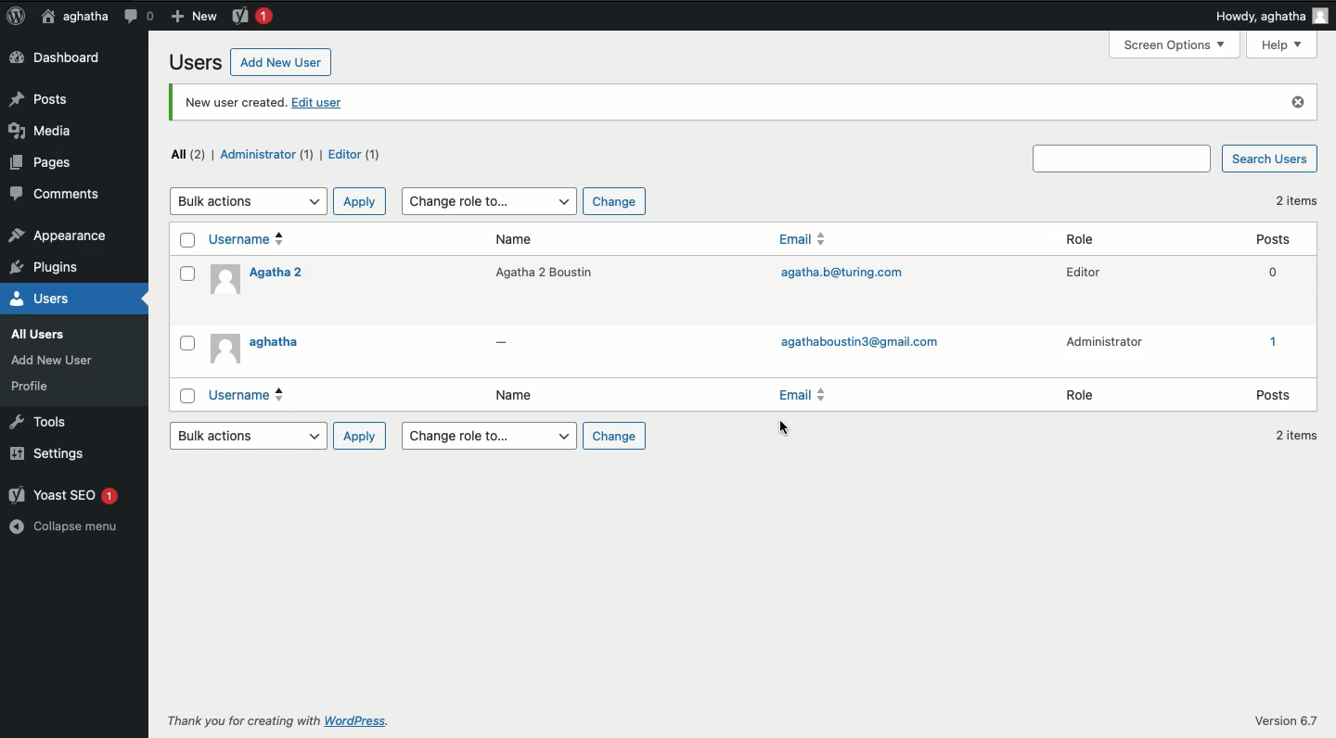 This screenshot has width=1336, height=738. What do you see at coordinates (39, 420) in the screenshot?
I see `Tools` at bounding box center [39, 420].